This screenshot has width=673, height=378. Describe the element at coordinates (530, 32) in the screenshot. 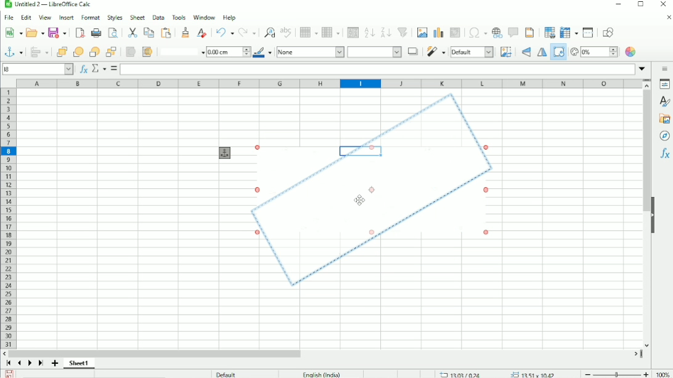

I see `Headers and footers` at that location.